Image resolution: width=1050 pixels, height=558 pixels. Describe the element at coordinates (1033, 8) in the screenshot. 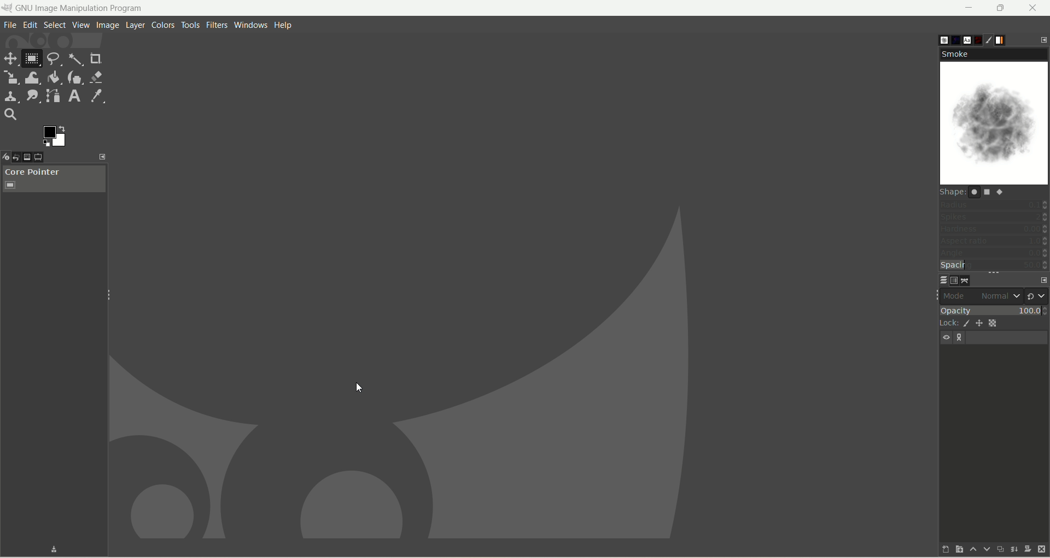

I see `close` at that location.